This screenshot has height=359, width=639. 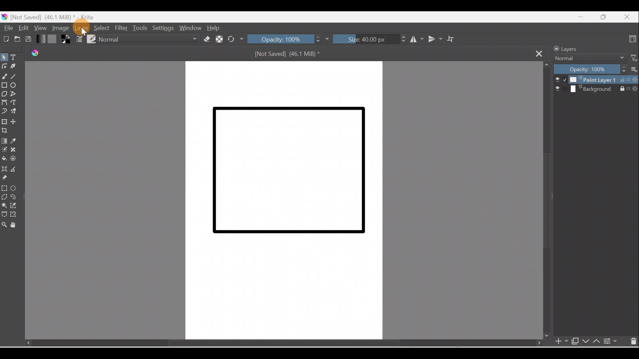 I want to click on Close tab, so click(x=541, y=54).